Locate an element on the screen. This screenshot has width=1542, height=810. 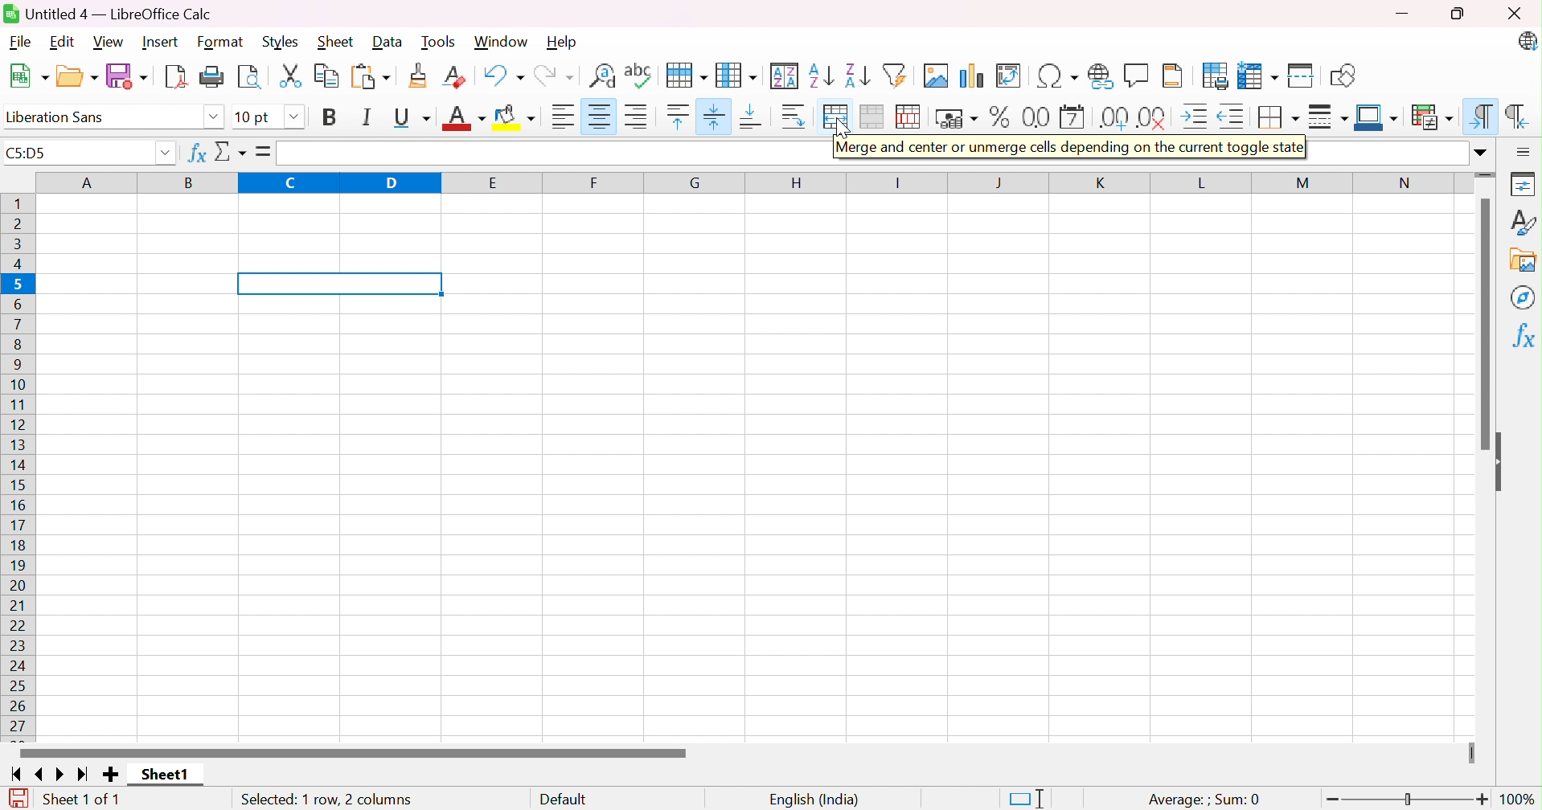
Copy is located at coordinates (327, 76).